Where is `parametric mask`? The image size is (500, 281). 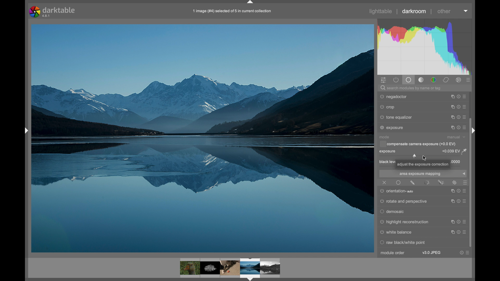 parametric mask is located at coordinates (427, 182).